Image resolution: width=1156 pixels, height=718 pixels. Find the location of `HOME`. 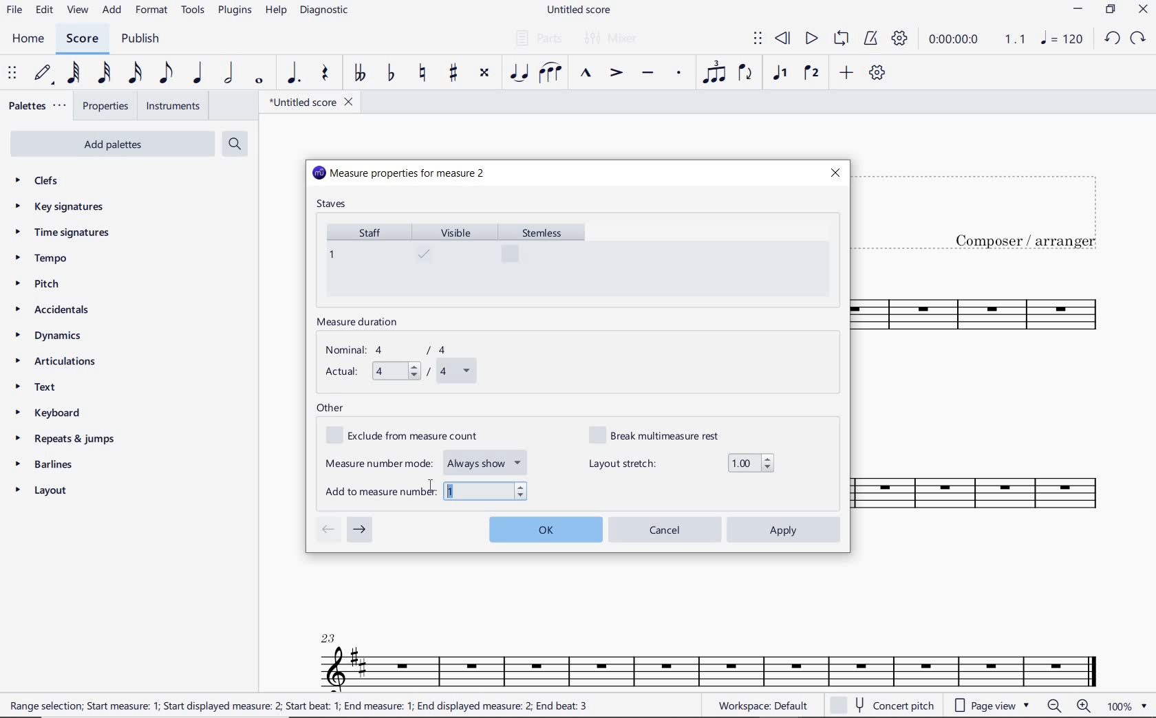

HOME is located at coordinates (28, 39).